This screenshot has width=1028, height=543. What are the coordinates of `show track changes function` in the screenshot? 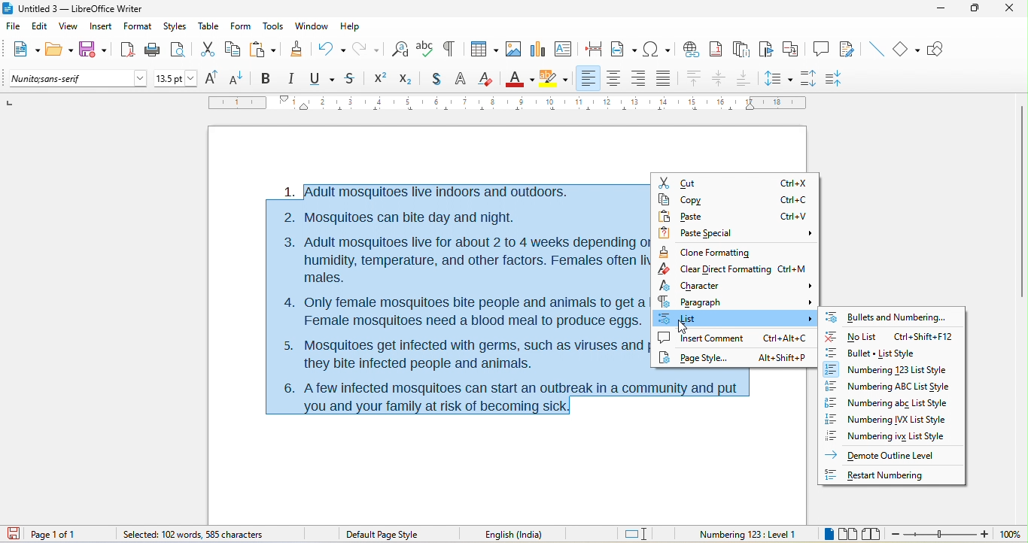 It's located at (848, 48).